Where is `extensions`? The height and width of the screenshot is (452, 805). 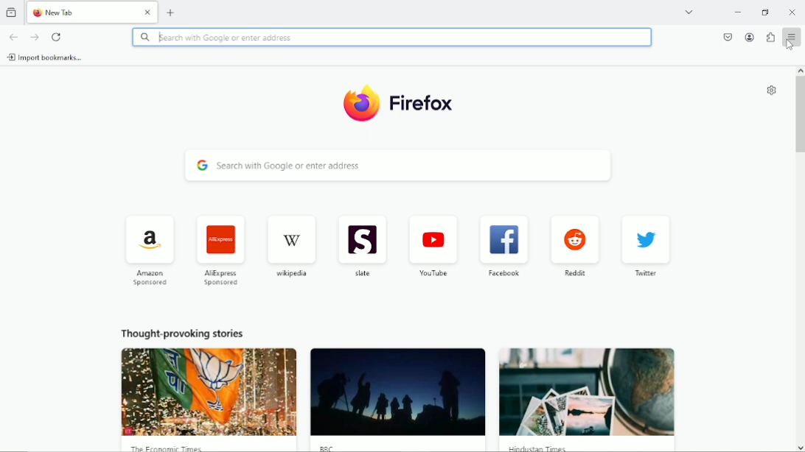 extensions is located at coordinates (770, 37).